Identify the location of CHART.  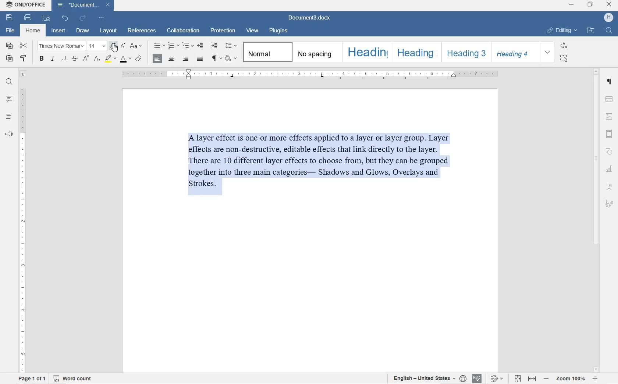
(609, 168).